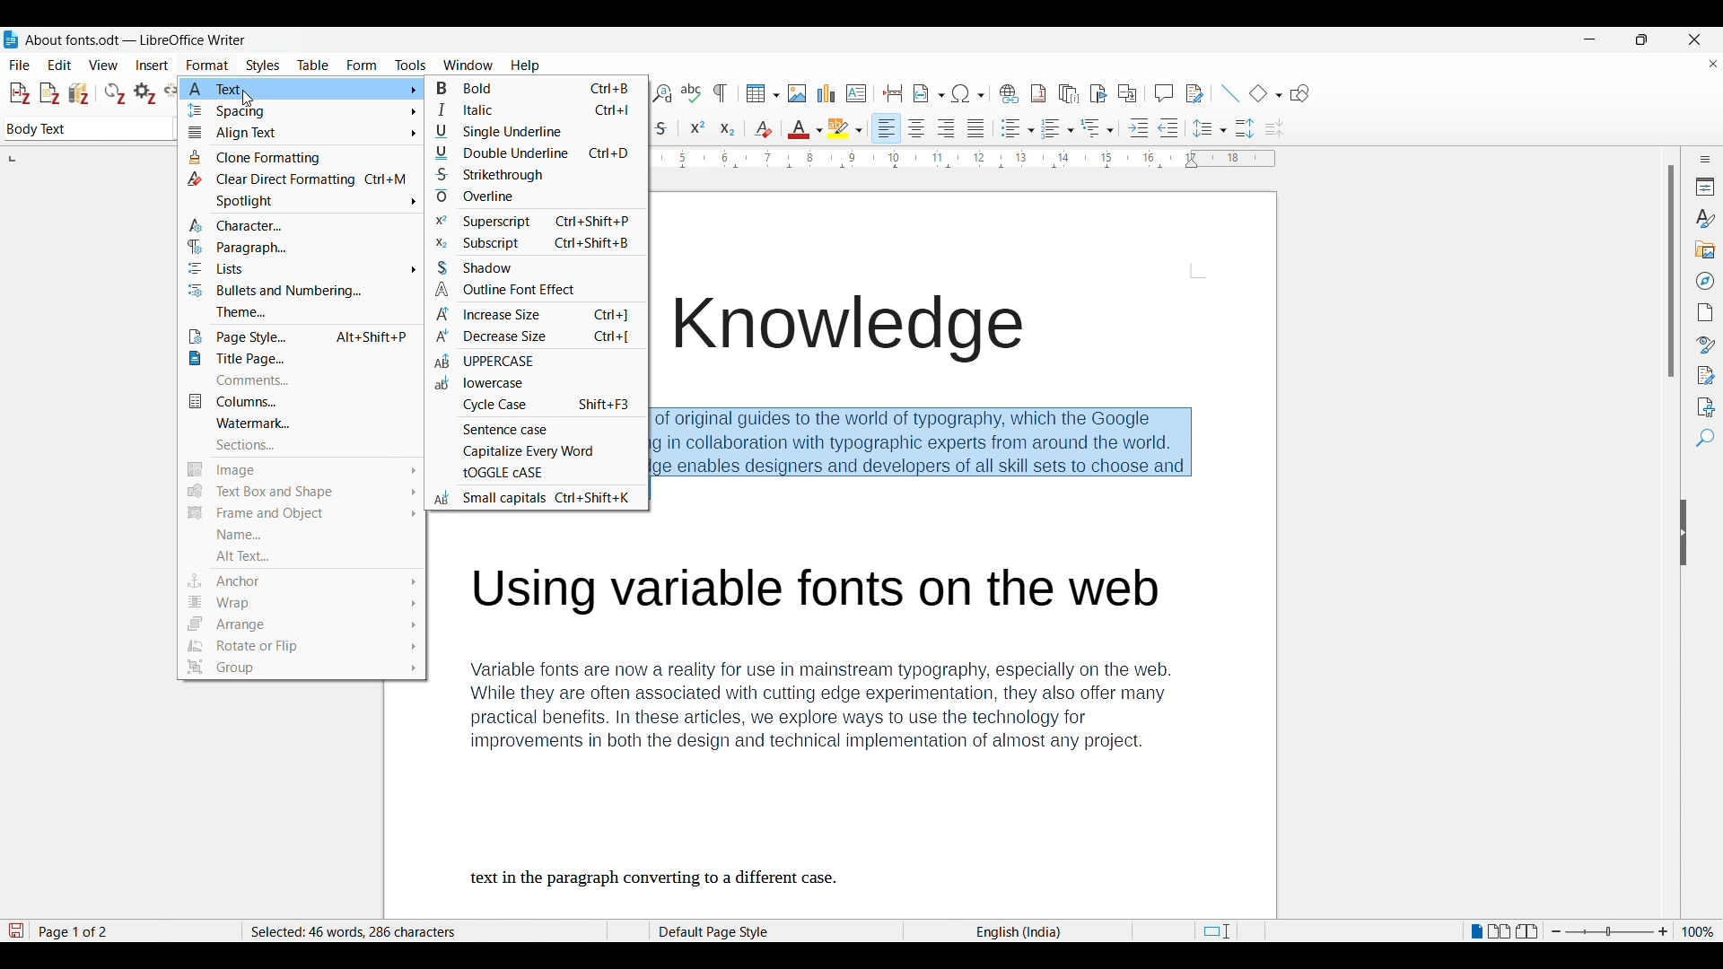 This screenshot has width=1723, height=969. What do you see at coordinates (75, 931) in the screenshot?
I see `Current page out of total pages` at bounding box center [75, 931].